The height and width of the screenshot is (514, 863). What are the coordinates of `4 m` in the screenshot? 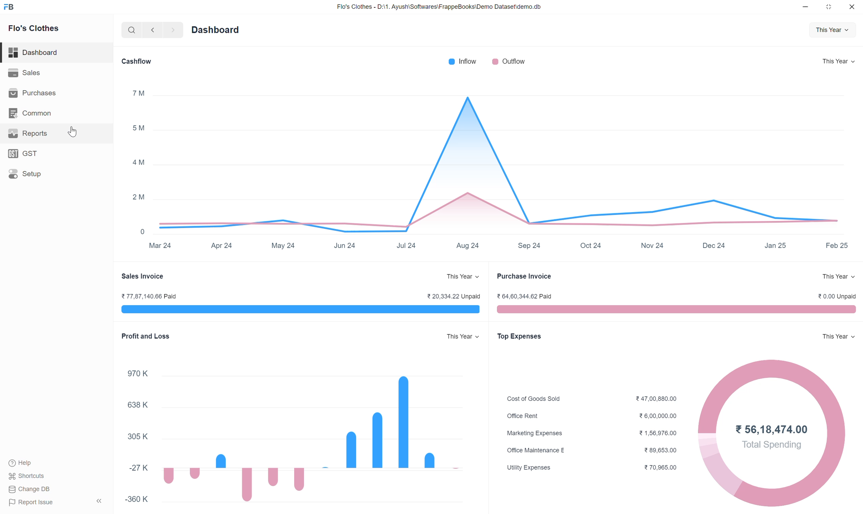 It's located at (139, 162).